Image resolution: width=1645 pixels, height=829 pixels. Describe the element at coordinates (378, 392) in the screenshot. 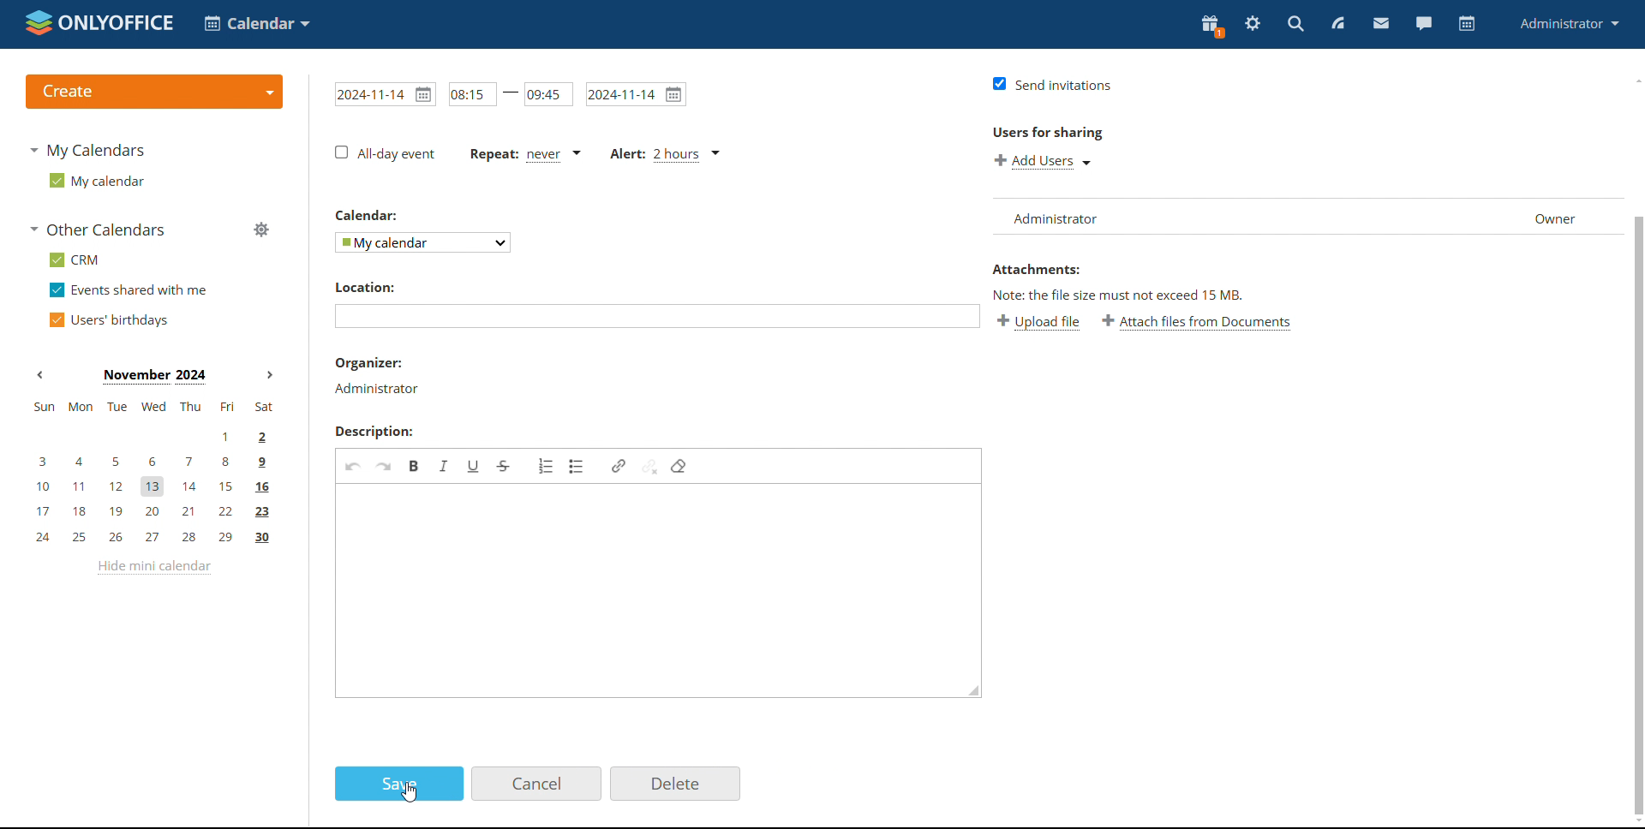

I see `organizer` at that location.